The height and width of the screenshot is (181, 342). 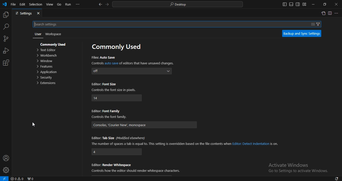 I want to click on run and debug, so click(x=6, y=50).